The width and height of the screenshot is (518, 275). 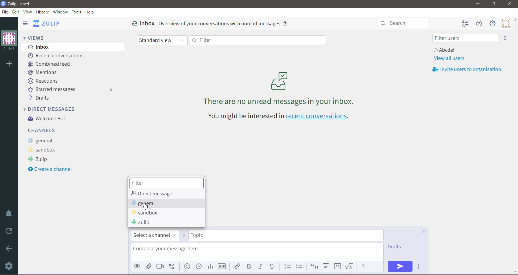 I want to click on Search, so click(x=405, y=23).